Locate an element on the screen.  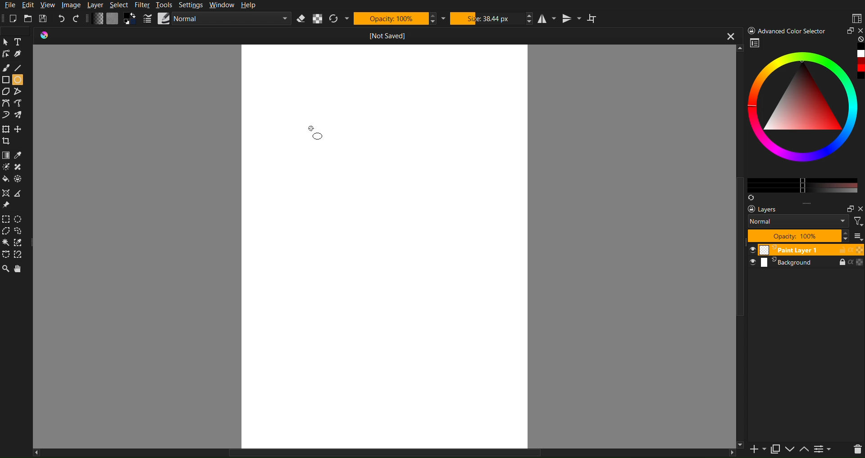
Selction dropper is located at coordinates (20, 243).